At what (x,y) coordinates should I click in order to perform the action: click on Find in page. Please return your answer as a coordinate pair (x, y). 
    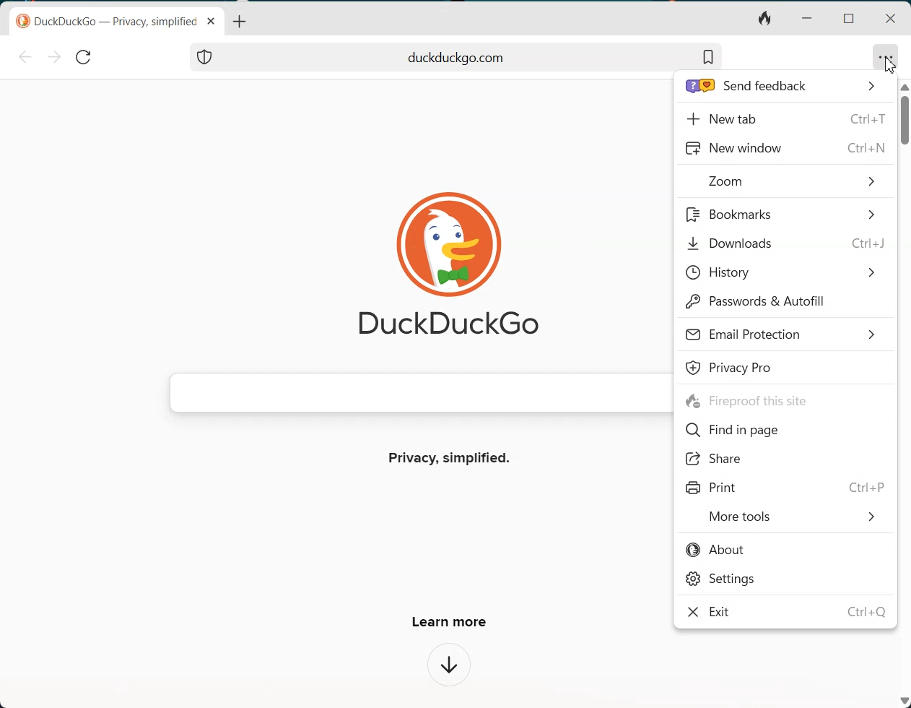
    Looking at the image, I should click on (788, 428).